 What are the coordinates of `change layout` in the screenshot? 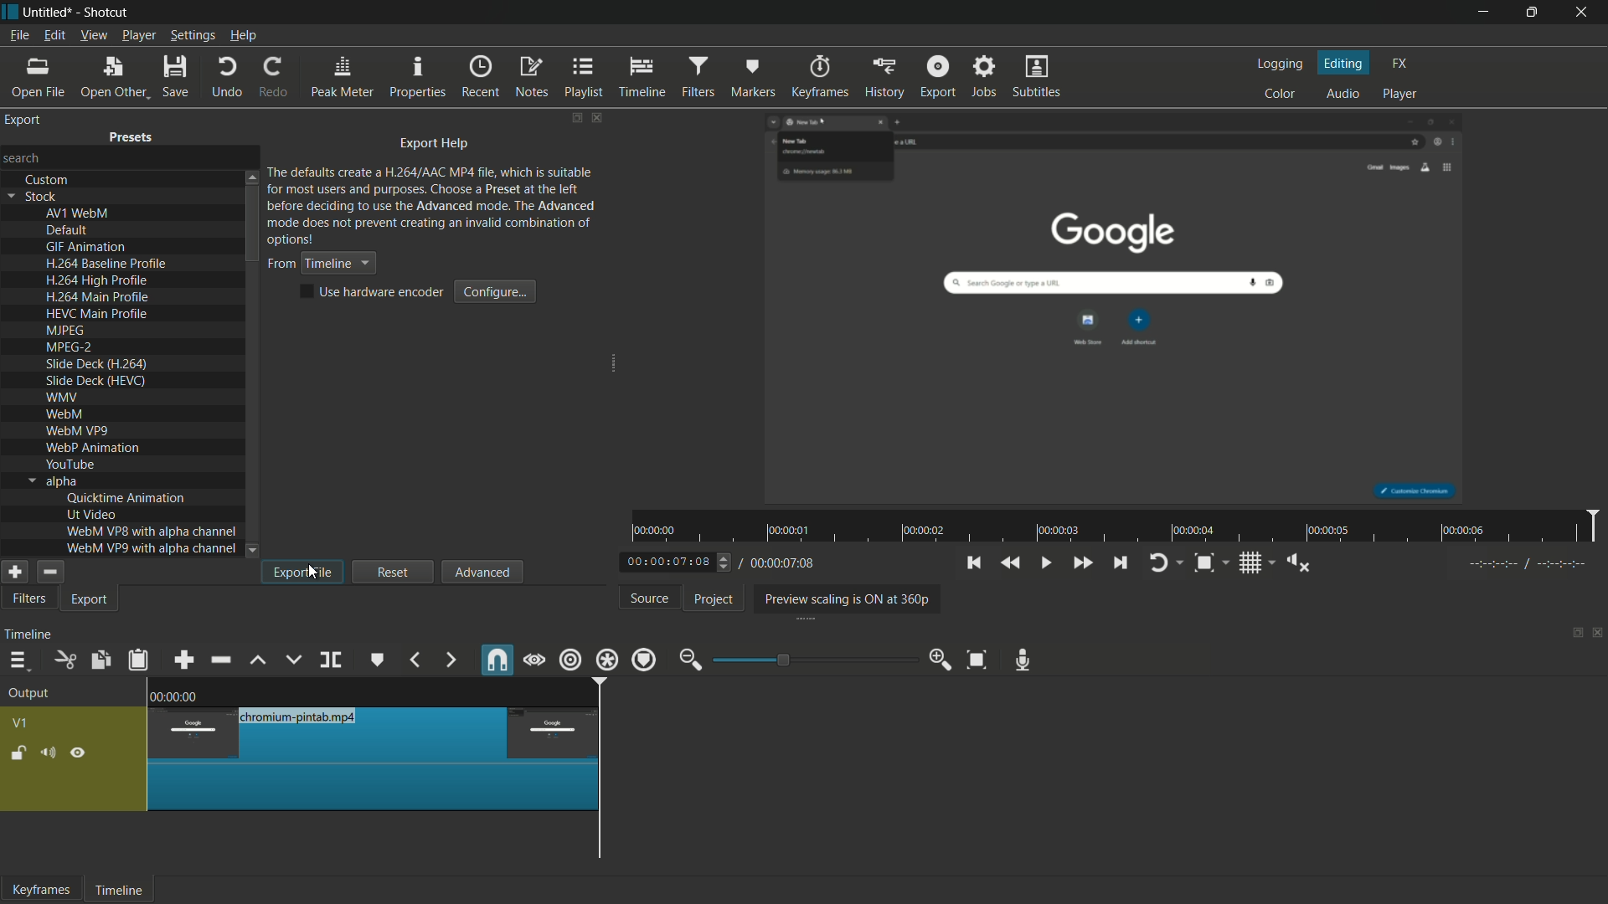 It's located at (575, 119).